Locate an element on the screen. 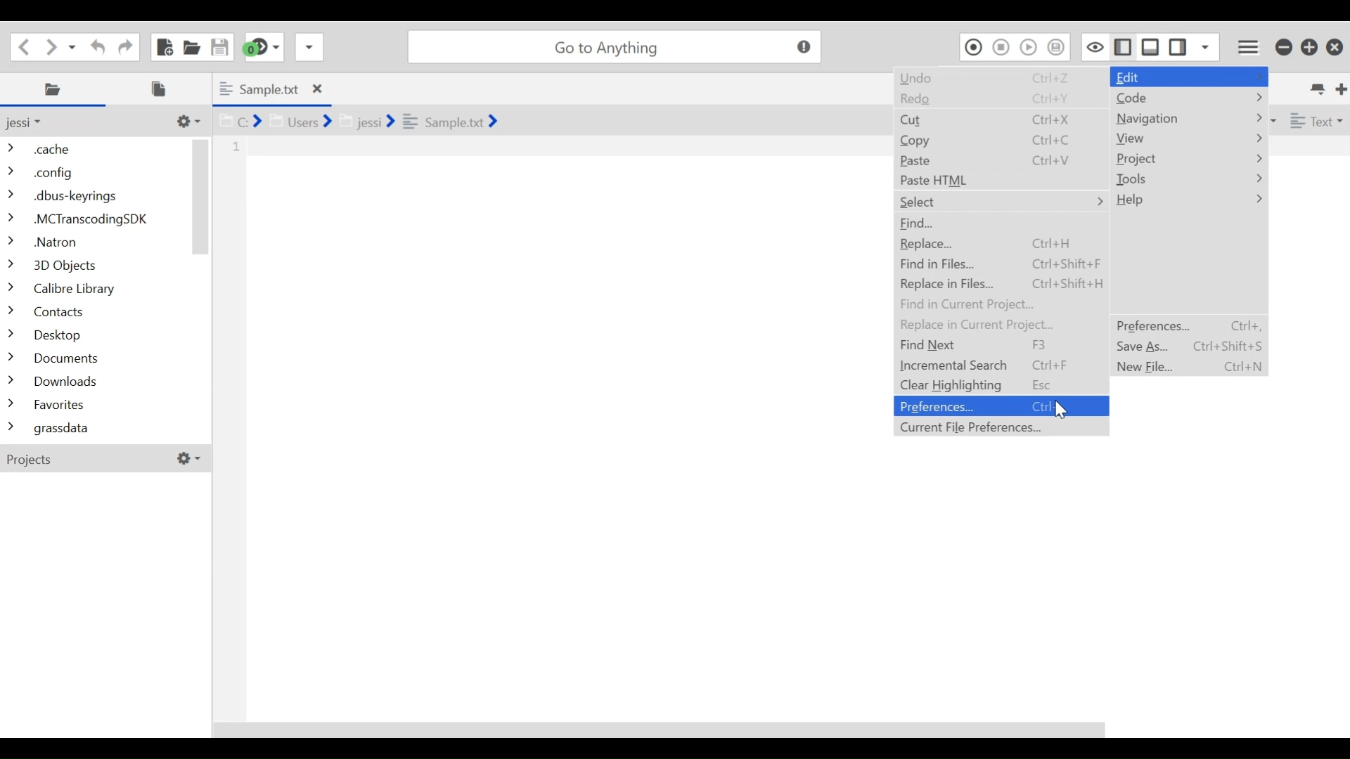 The image size is (1350, 759). Project is located at coordinates (1189, 159).